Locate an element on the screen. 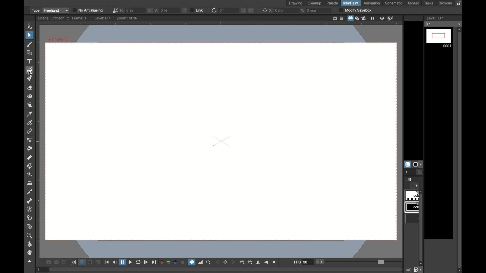  histogram is located at coordinates (201, 262).